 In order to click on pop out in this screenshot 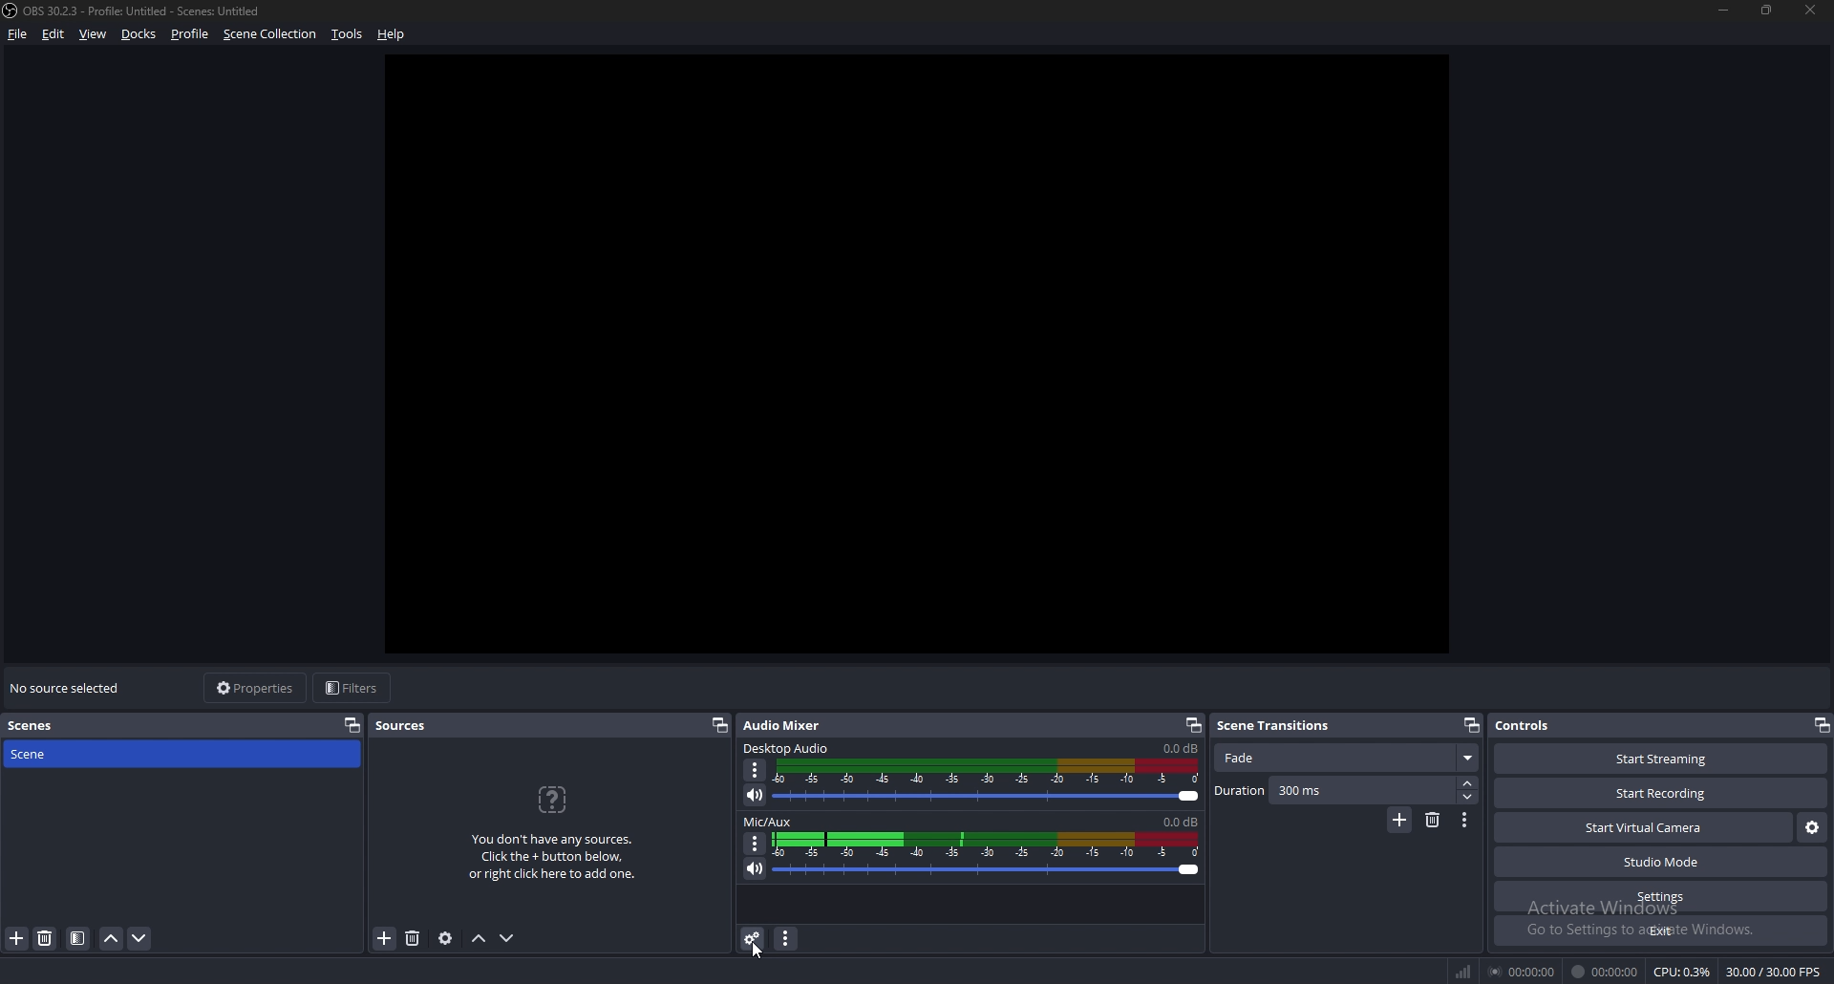, I will do `click(720, 726)`.